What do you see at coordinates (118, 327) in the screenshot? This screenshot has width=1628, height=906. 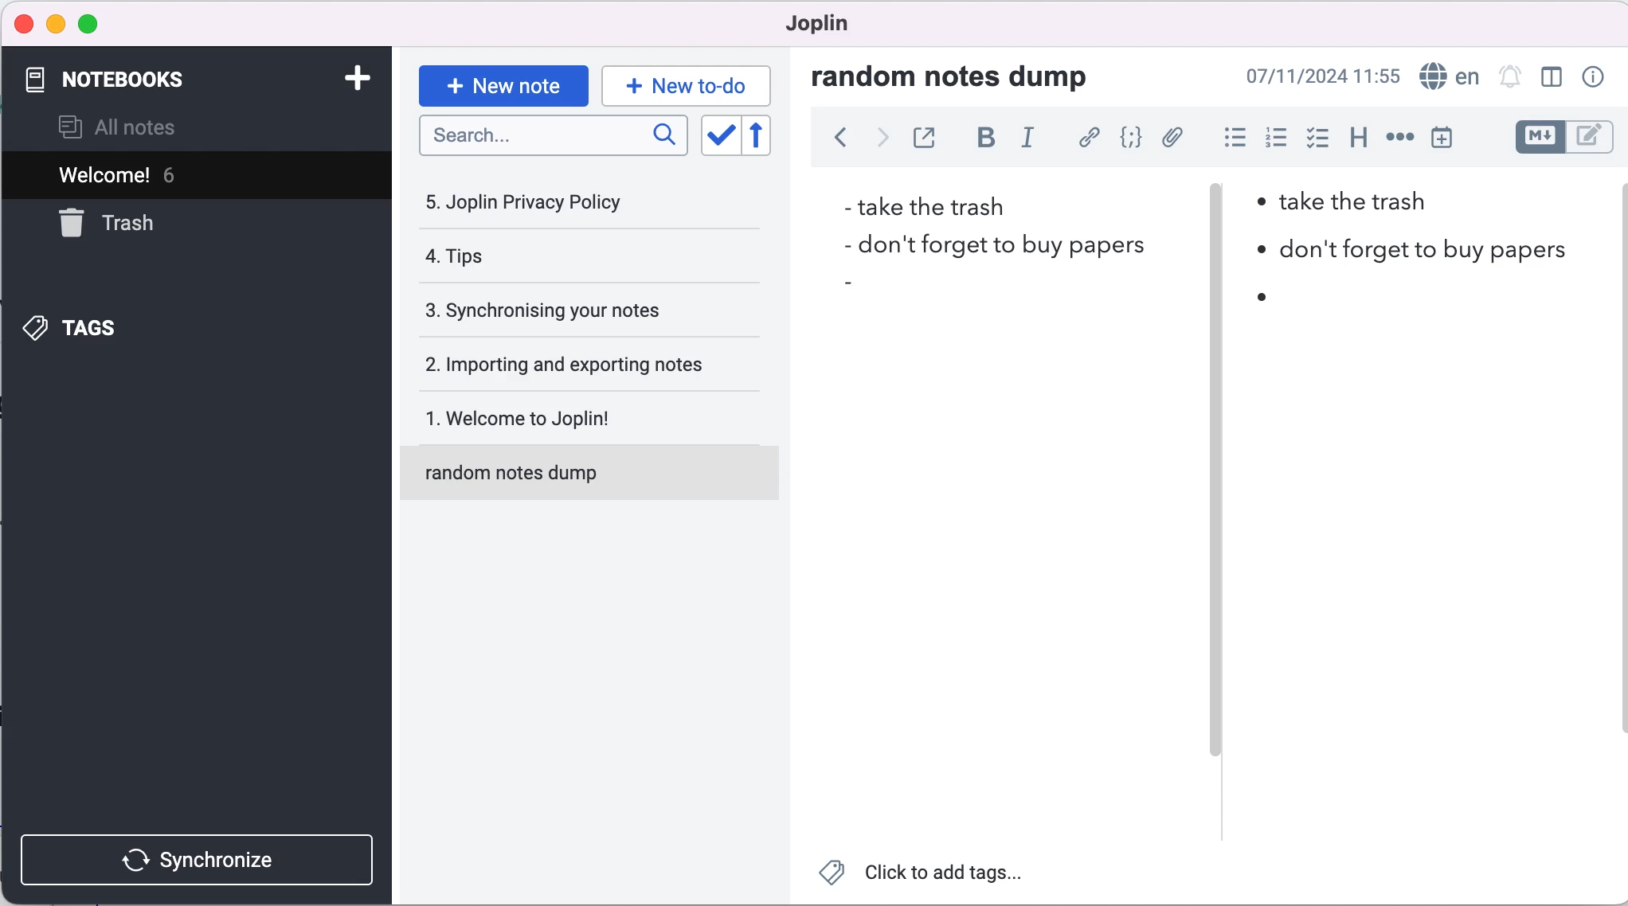 I see `tags` at bounding box center [118, 327].